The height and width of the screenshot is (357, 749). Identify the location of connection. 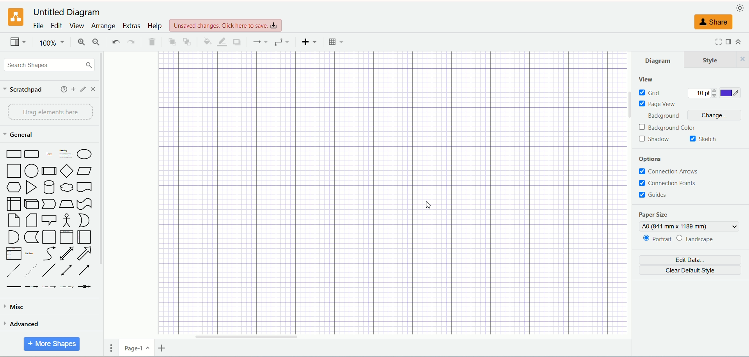
(282, 42).